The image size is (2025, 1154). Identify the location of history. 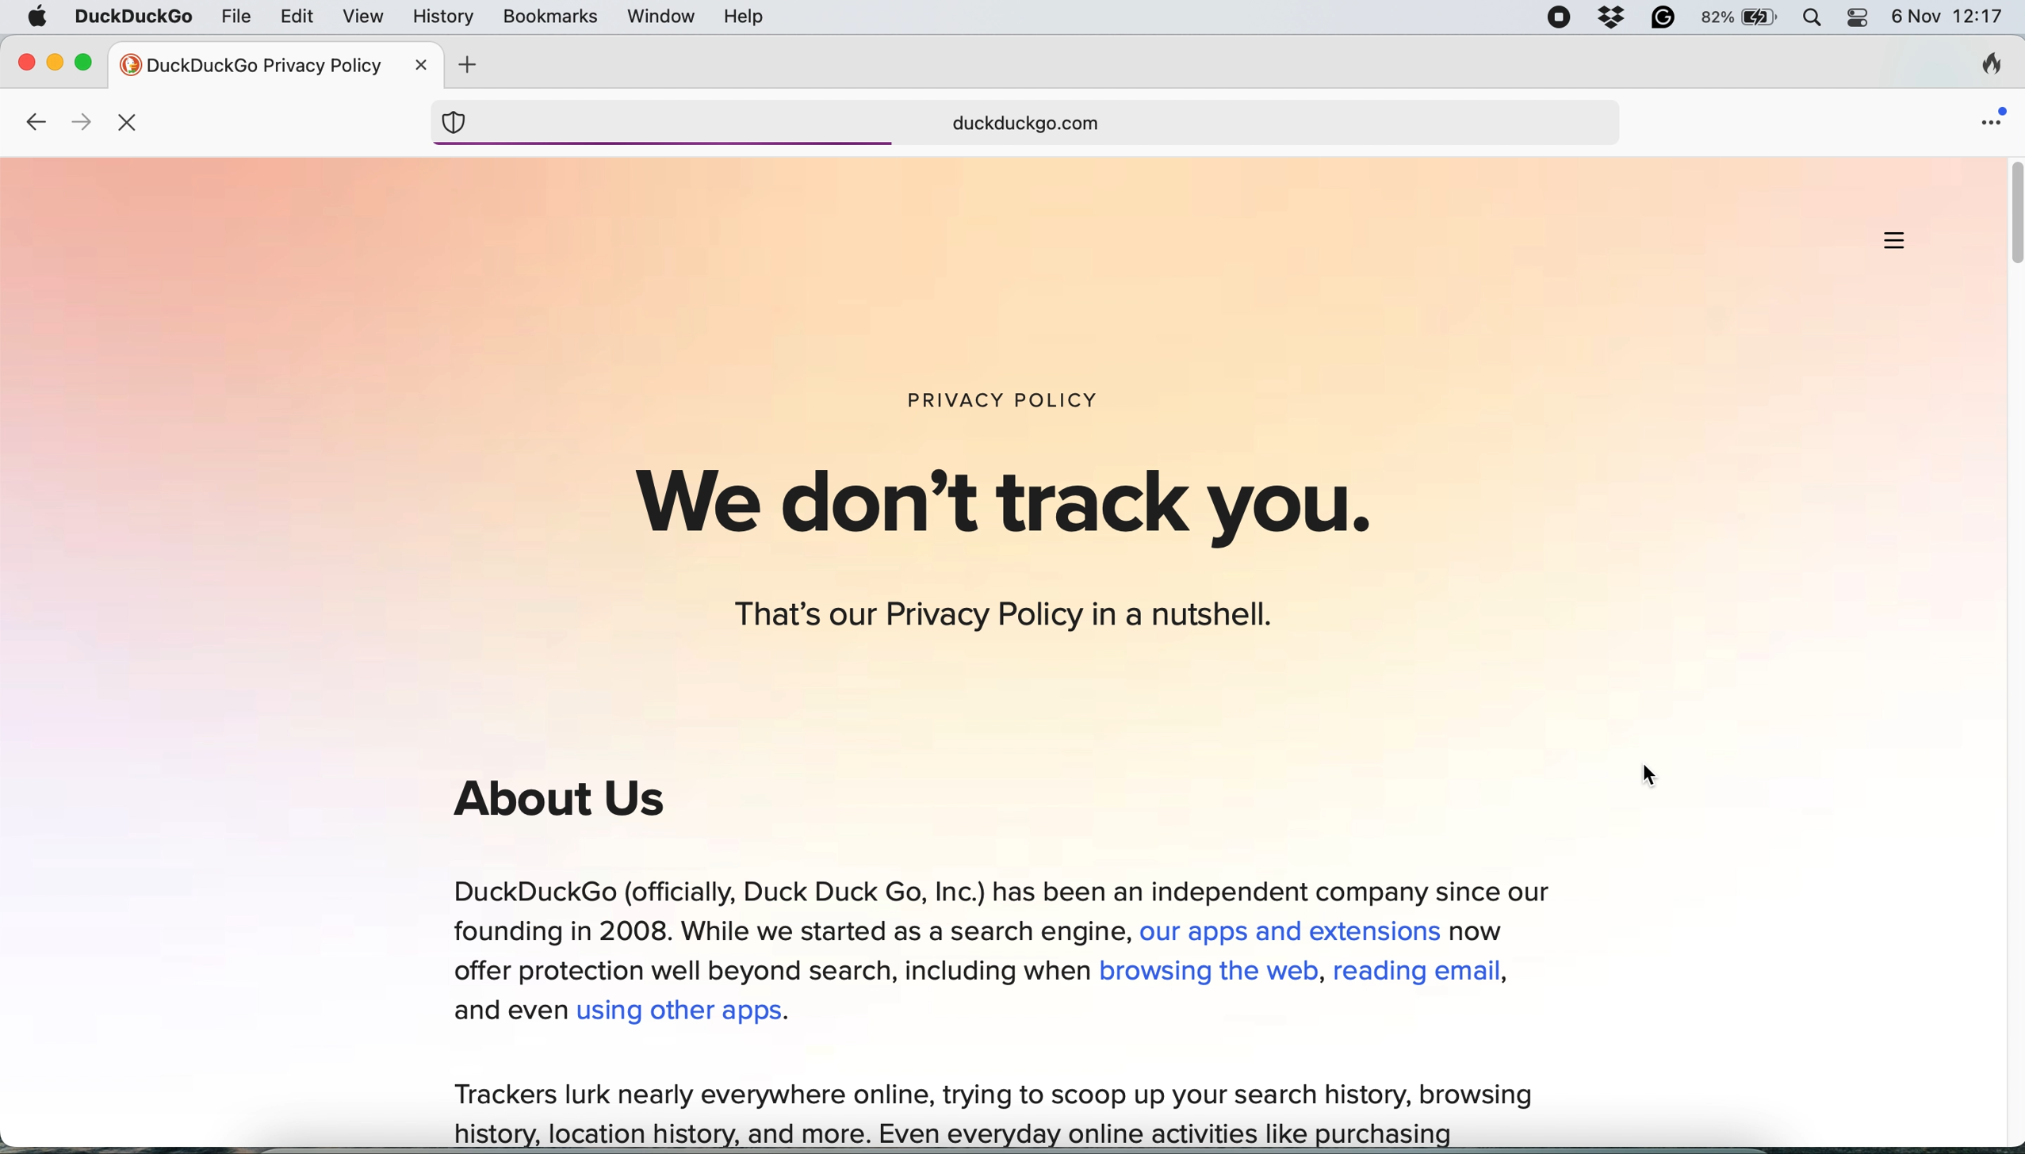
(442, 18).